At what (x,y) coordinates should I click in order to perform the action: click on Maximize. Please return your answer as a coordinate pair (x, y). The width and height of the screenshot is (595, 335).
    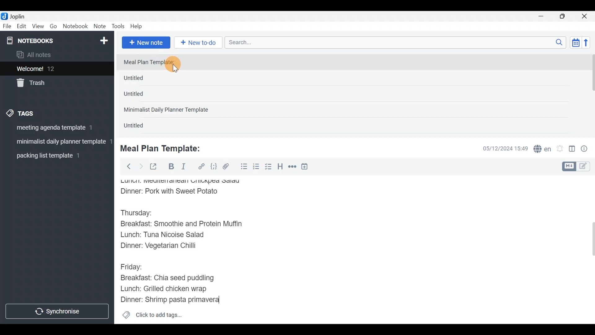
    Looking at the image, I should click on (566, 16).